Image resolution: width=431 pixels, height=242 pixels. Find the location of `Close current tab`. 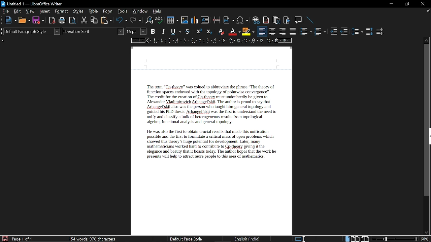

Close current tab is located at coordinates (427, 11).